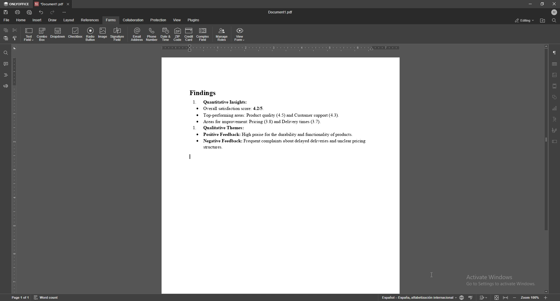 The width and height of the screenshot is (560, 301). What do you see at coordinates (555, 119) in the screenshot?
I see `text art` at bounding box center [555, 119].